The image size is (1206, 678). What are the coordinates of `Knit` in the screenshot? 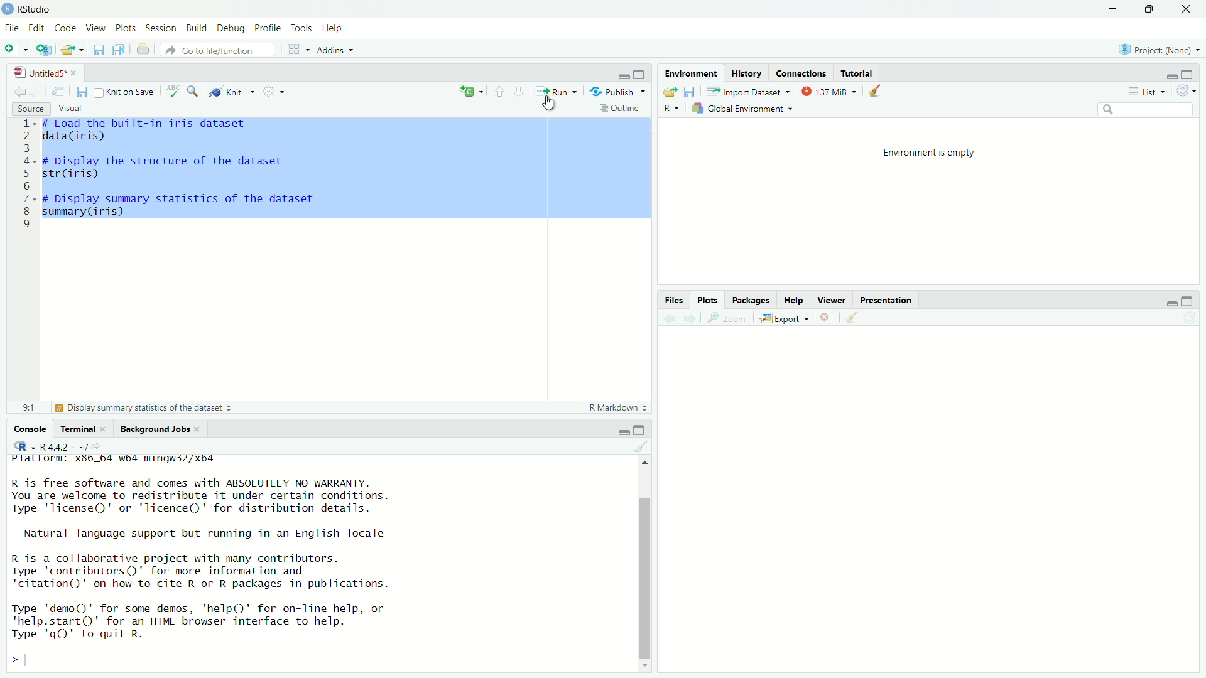 It's located at (231, 92).